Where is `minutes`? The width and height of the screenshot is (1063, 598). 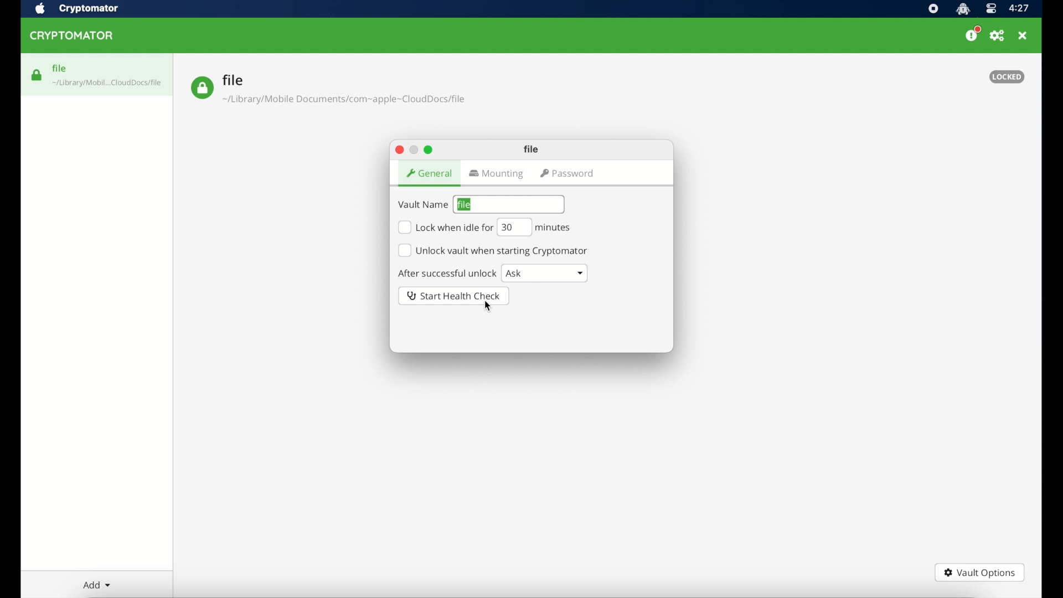 minutes is located at coordinates (555, 228).